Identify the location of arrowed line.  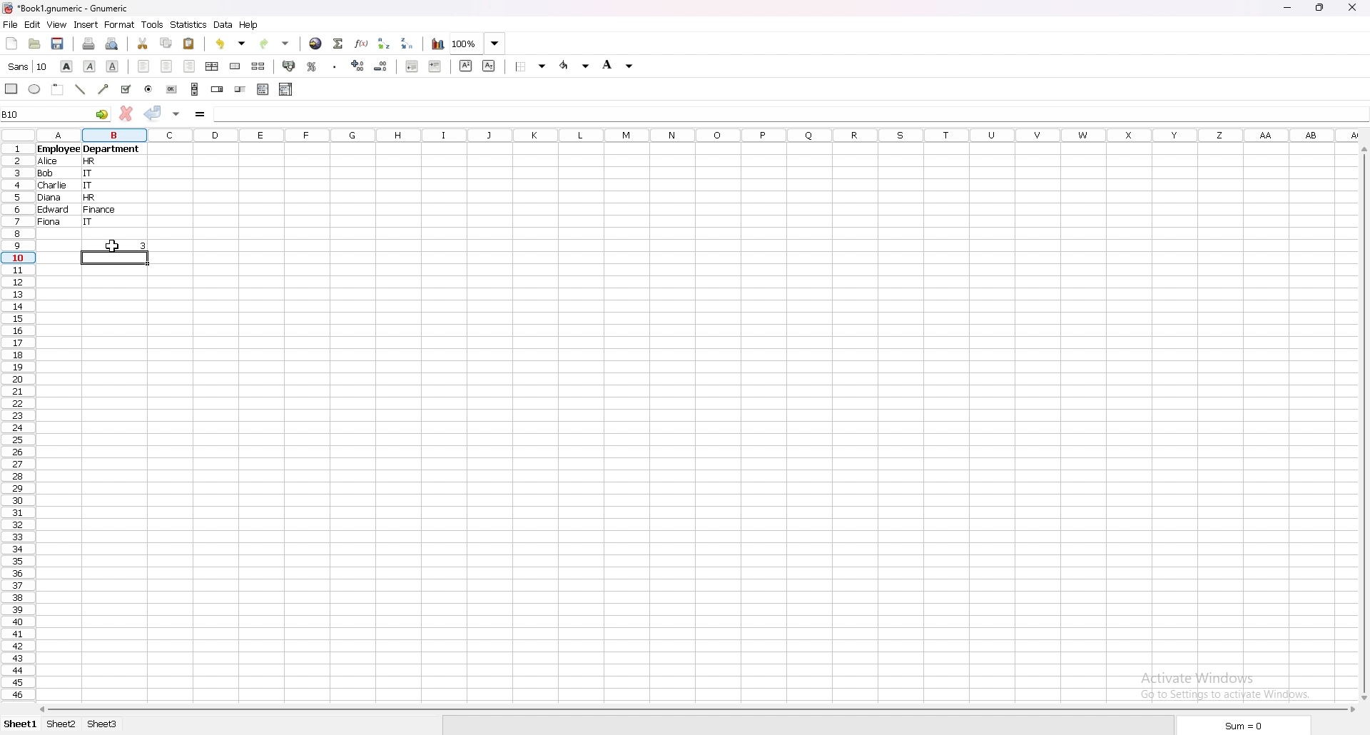
(103, 88).